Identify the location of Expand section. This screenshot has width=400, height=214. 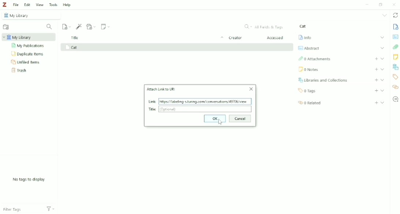
(382, 58).